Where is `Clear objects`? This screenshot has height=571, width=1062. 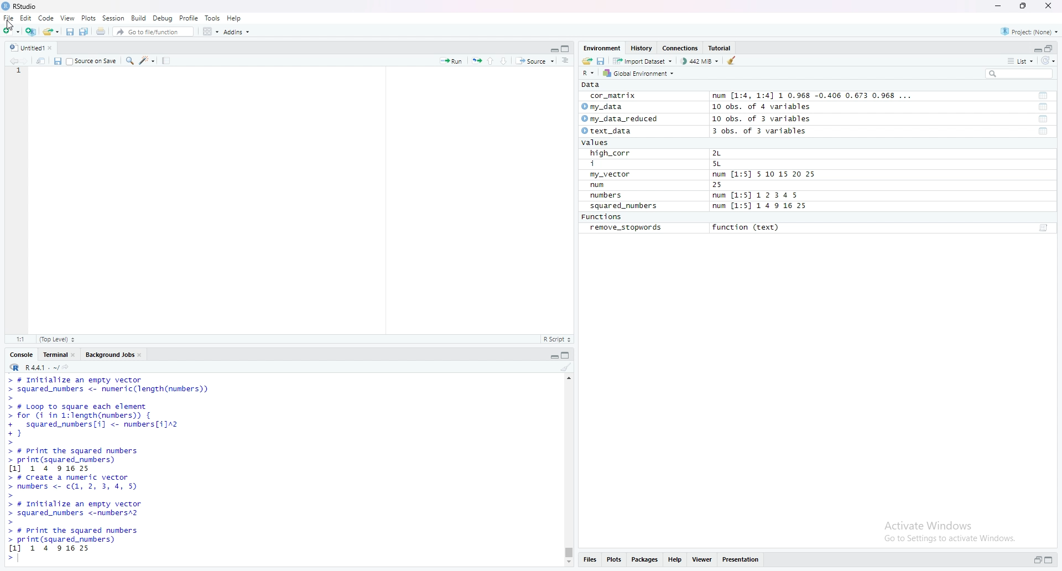 Clear objects is located at coordinates (733, 61).